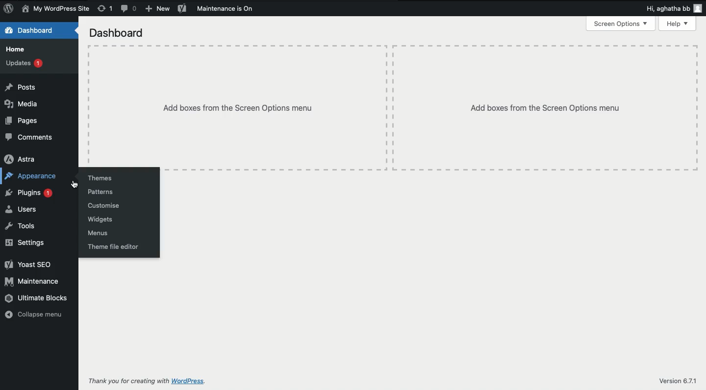 The width and height of the screenshot is (706, 390). Describe the element at coordinates (101, 192) in the screenshot. I see `Patterns` at that location.